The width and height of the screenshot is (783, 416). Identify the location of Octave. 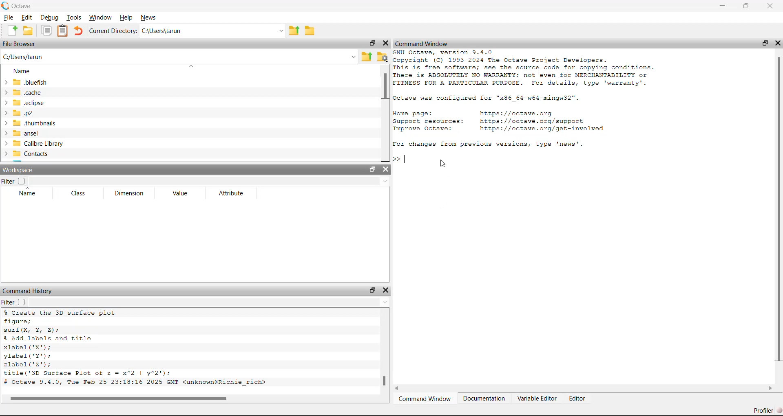
(17, 6).